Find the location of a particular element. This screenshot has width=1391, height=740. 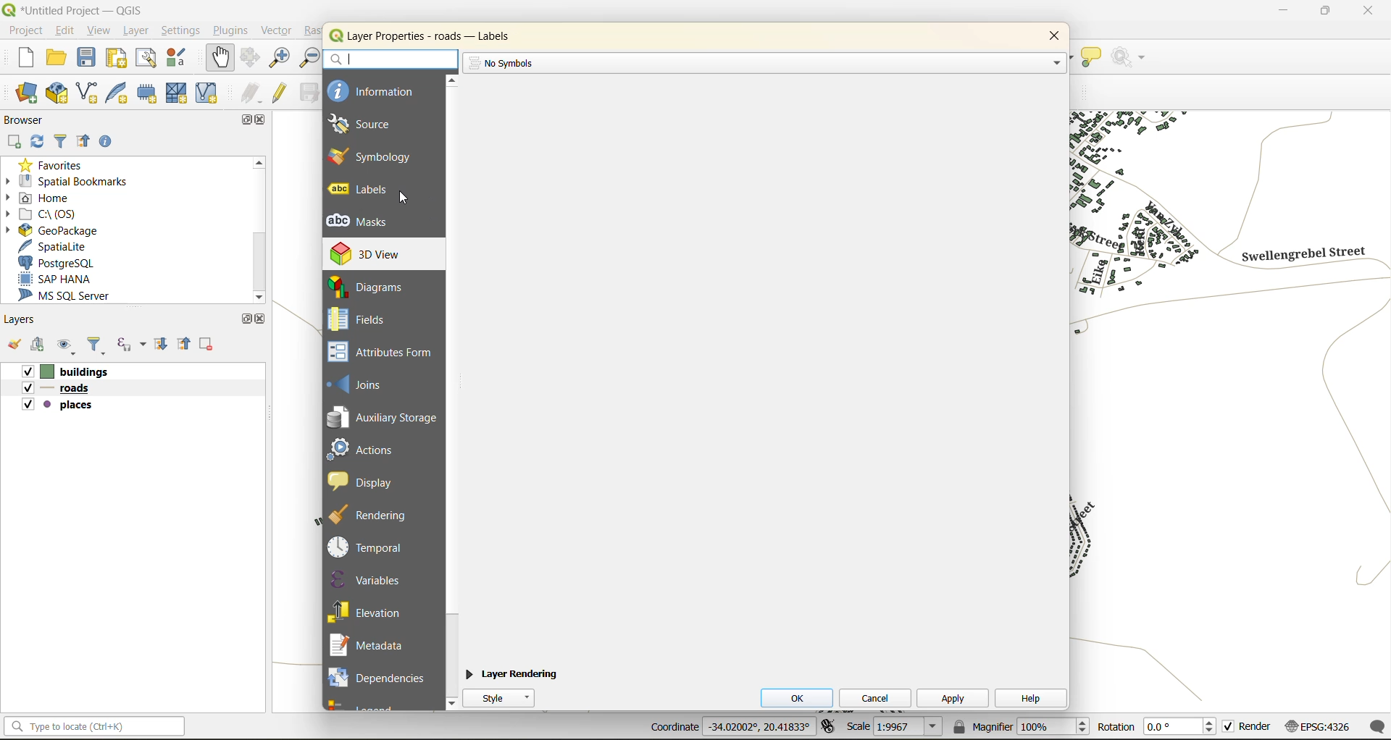

close is located at coordinates (263, 121).